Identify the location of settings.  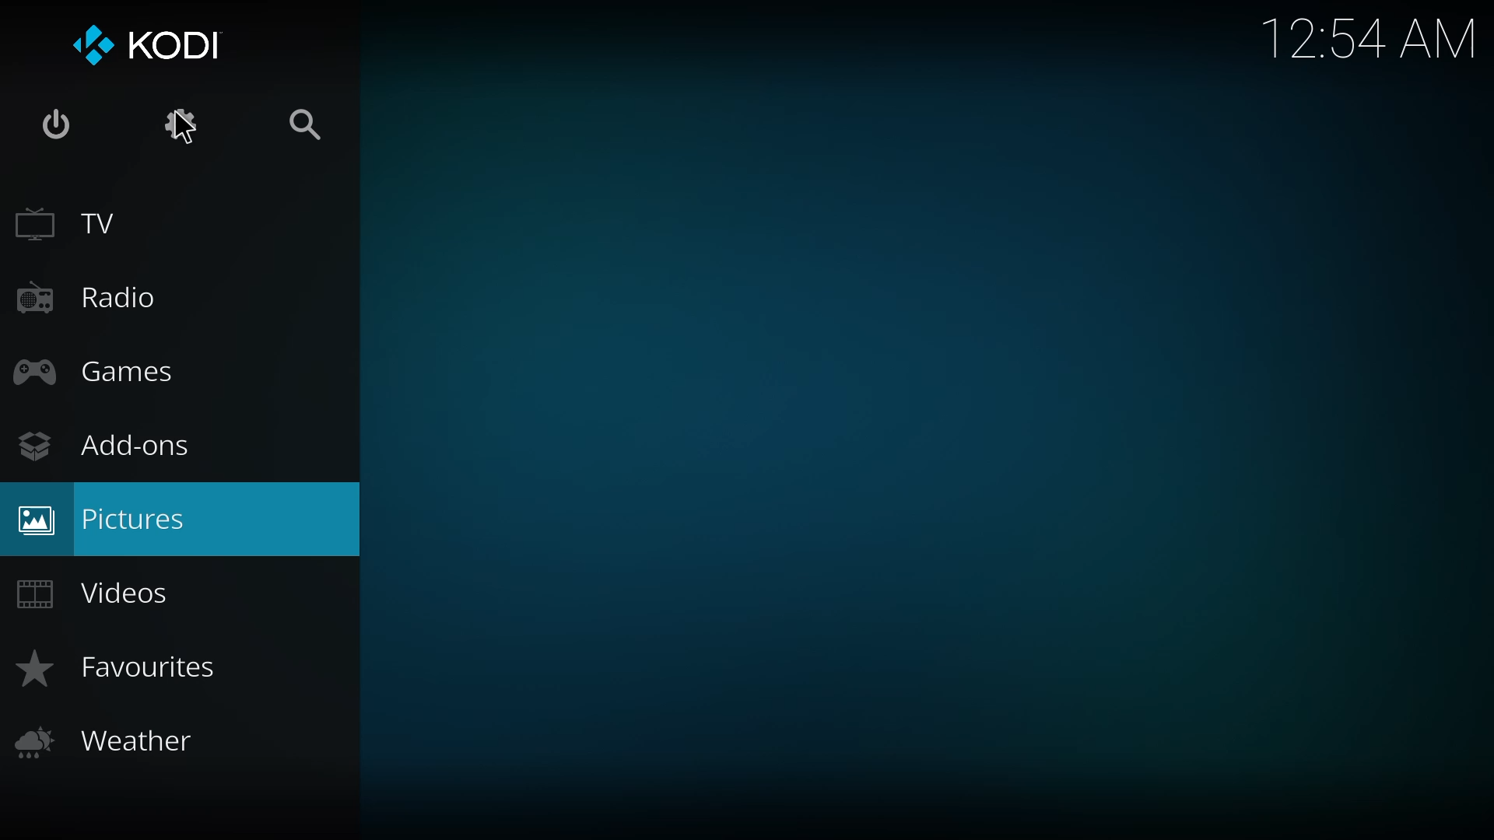
(187, 126).